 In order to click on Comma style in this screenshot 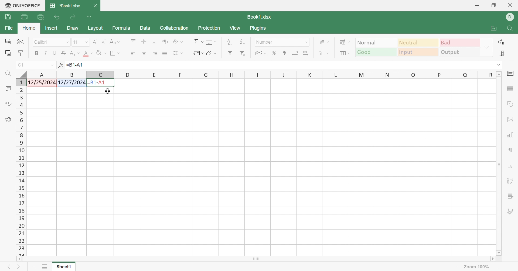, I will do `click(284, 53)`.